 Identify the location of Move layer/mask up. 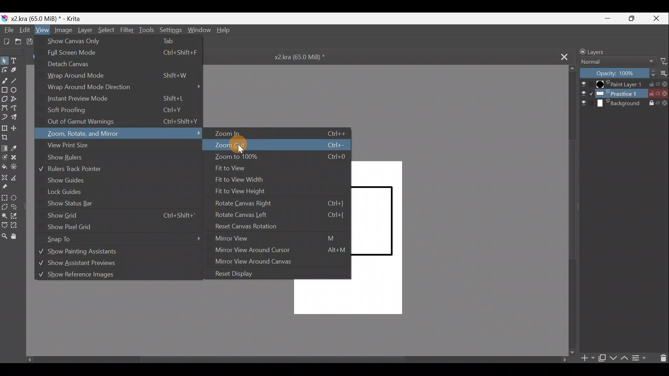
(625, 358).